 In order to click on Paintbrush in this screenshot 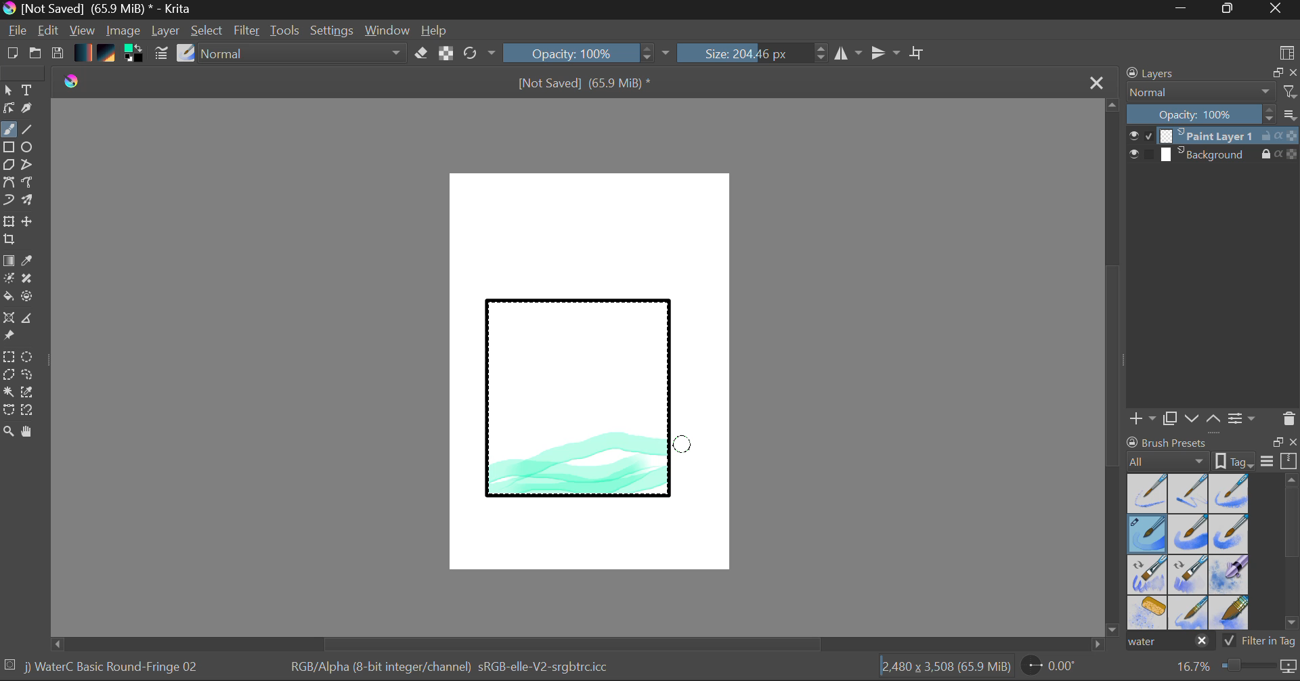, I will do `click(8, 131)`.